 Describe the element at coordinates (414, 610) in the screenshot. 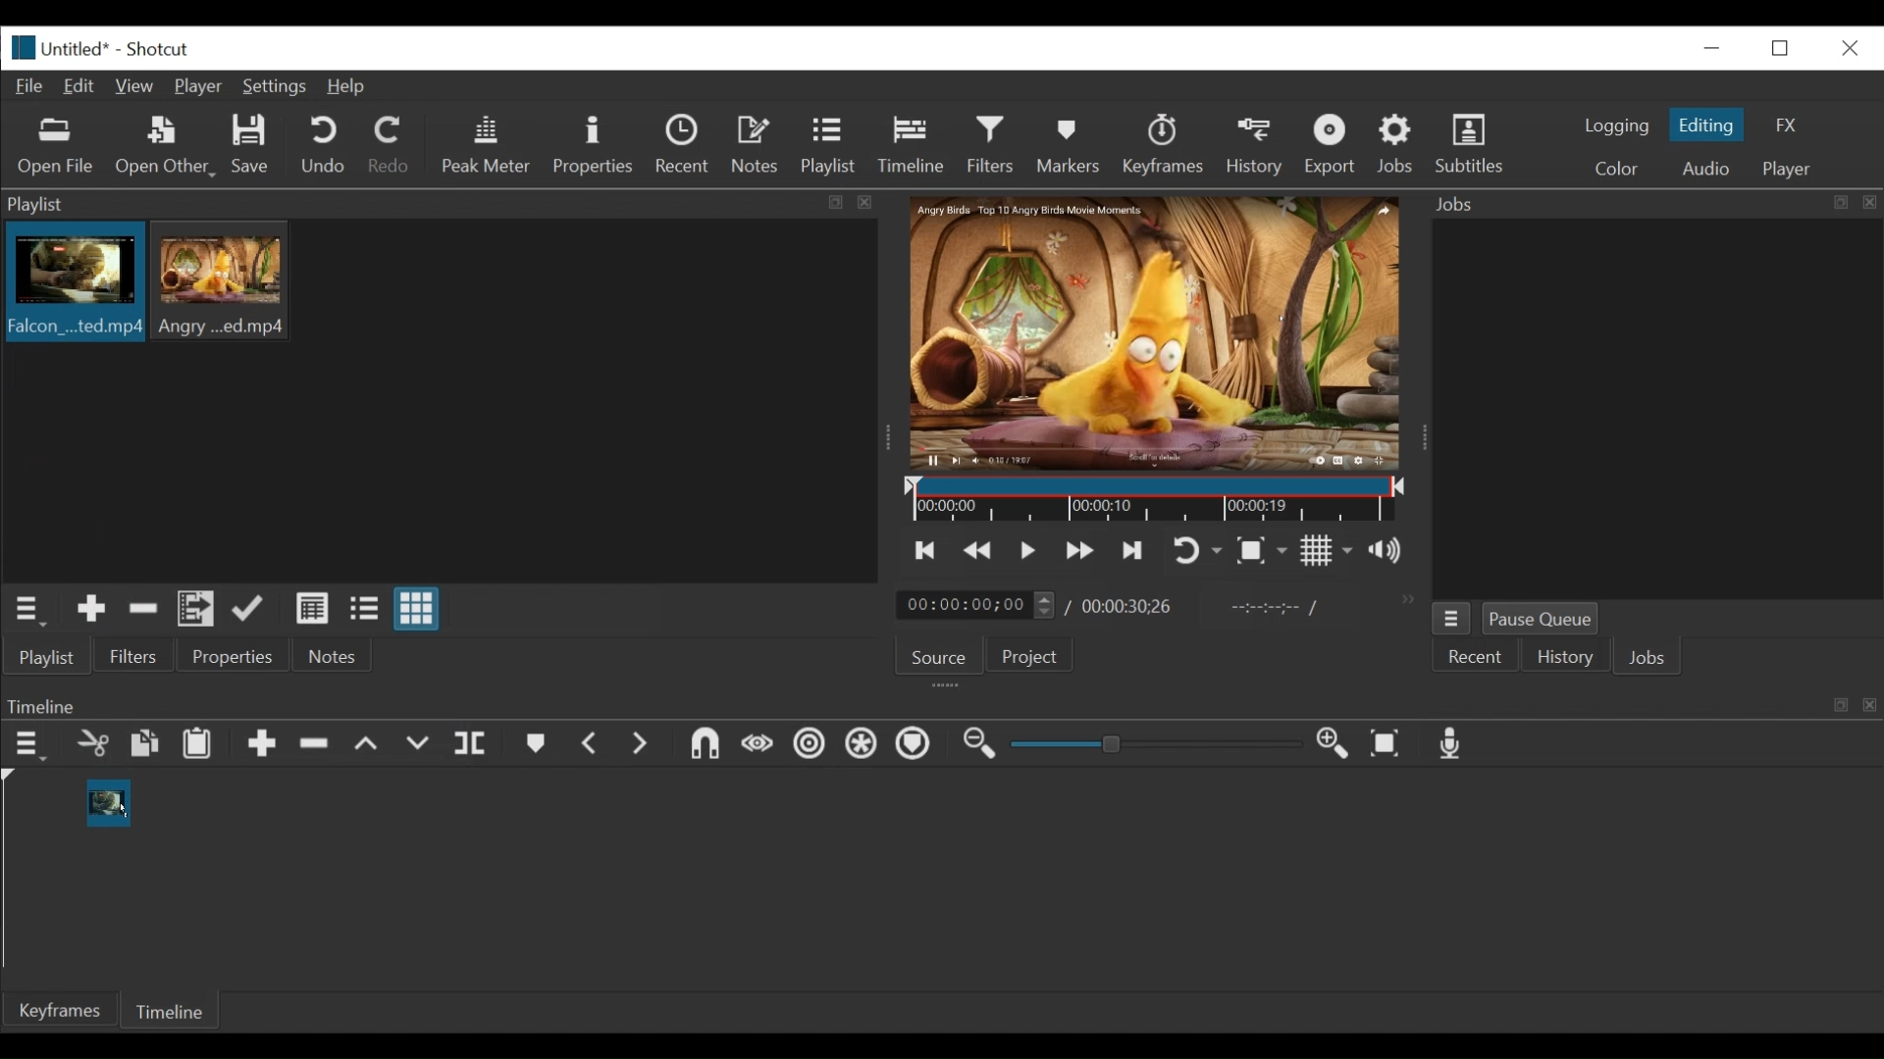

I see `view as icons` at that location.